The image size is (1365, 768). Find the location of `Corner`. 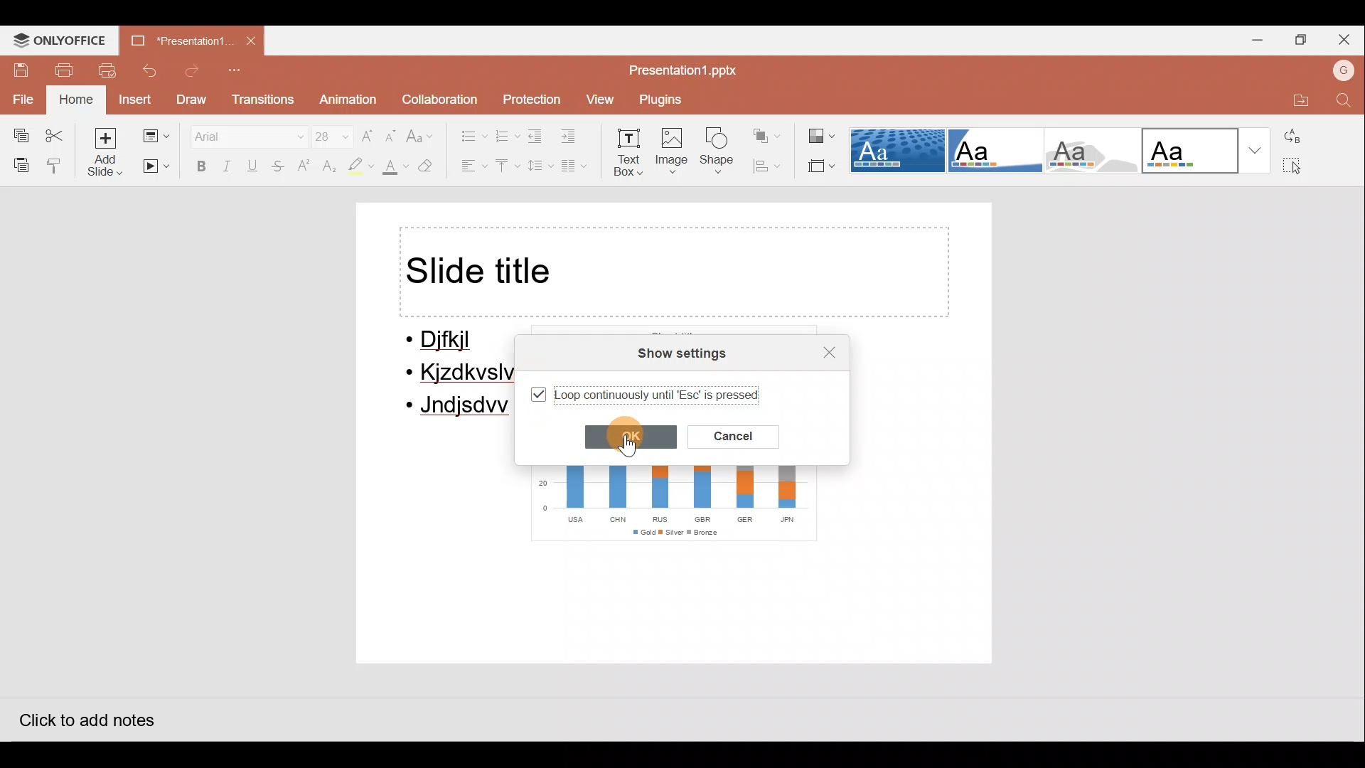

Corner is located at coordinates (993, 149).